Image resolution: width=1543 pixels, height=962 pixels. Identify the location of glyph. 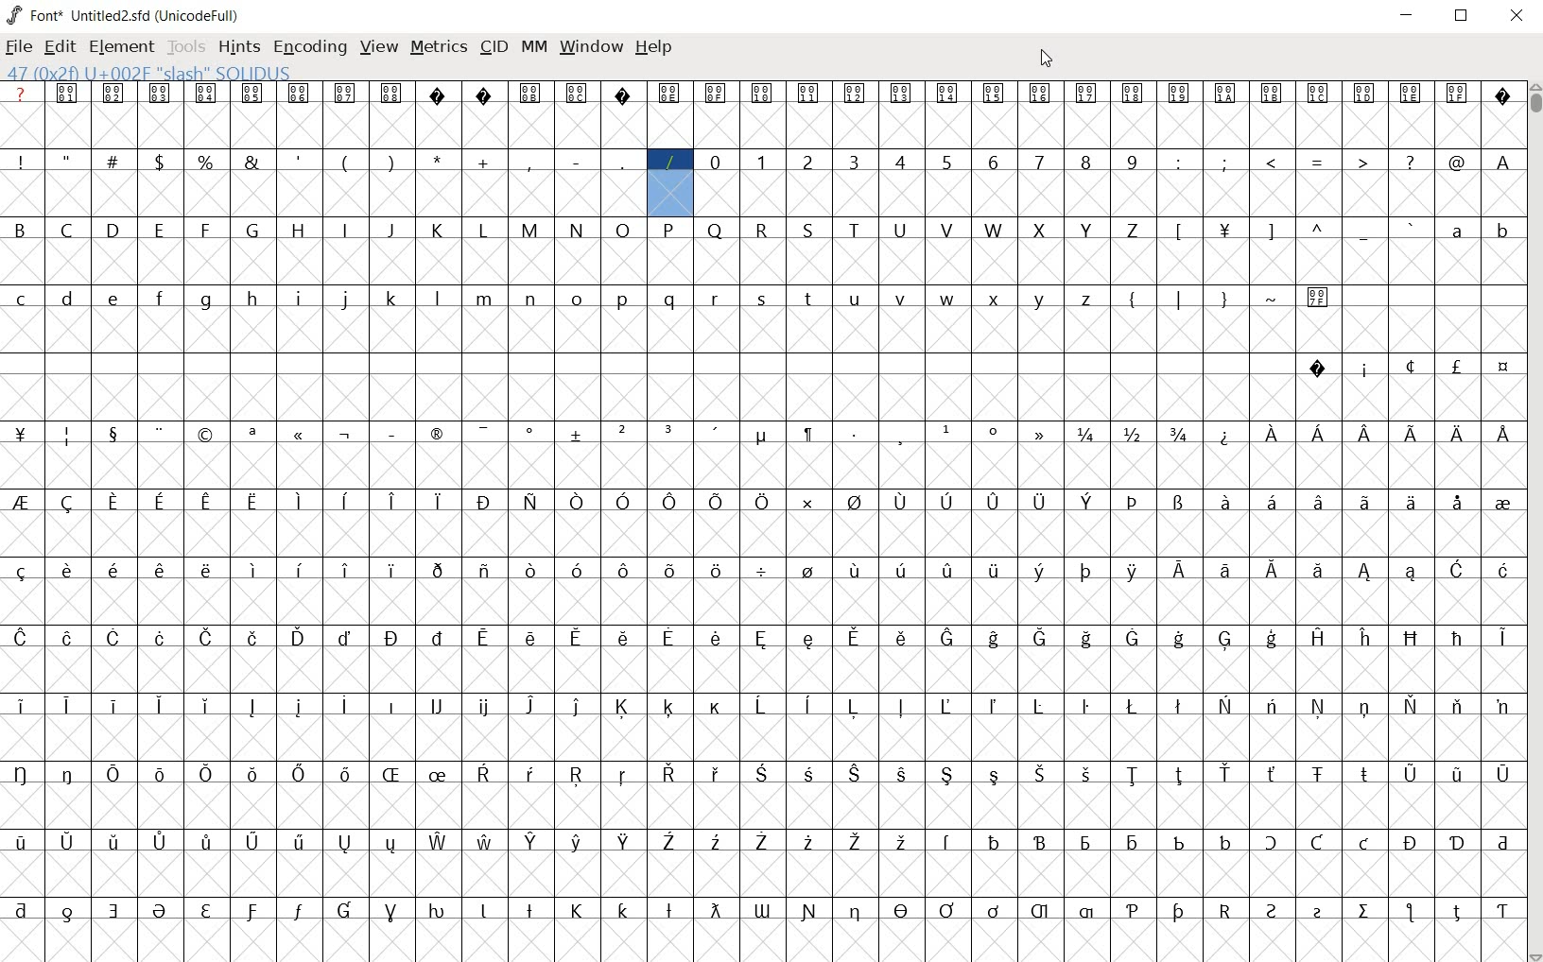
(1135, 502).